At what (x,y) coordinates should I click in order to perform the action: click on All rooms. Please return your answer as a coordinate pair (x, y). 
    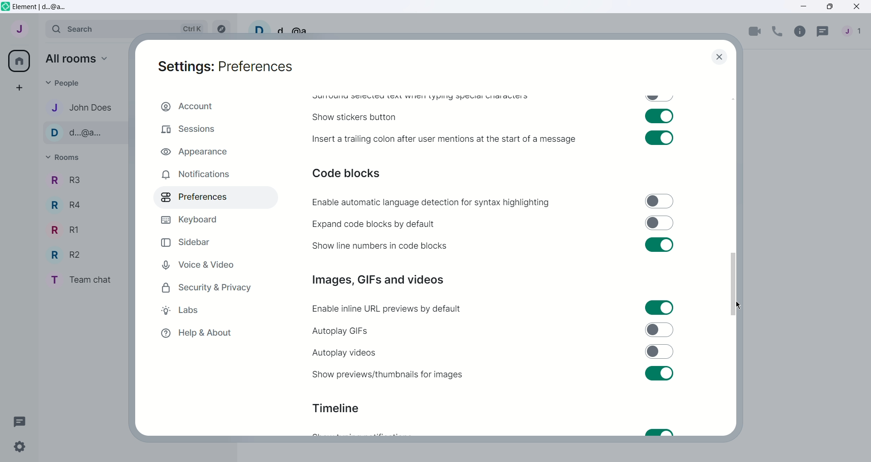
    Looking at the image, I should click on (78, 59).